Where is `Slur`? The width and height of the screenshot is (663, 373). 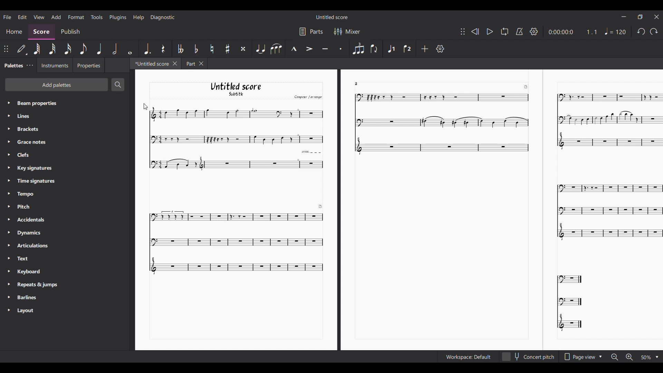 Slur is located at coordinates (276, 49).